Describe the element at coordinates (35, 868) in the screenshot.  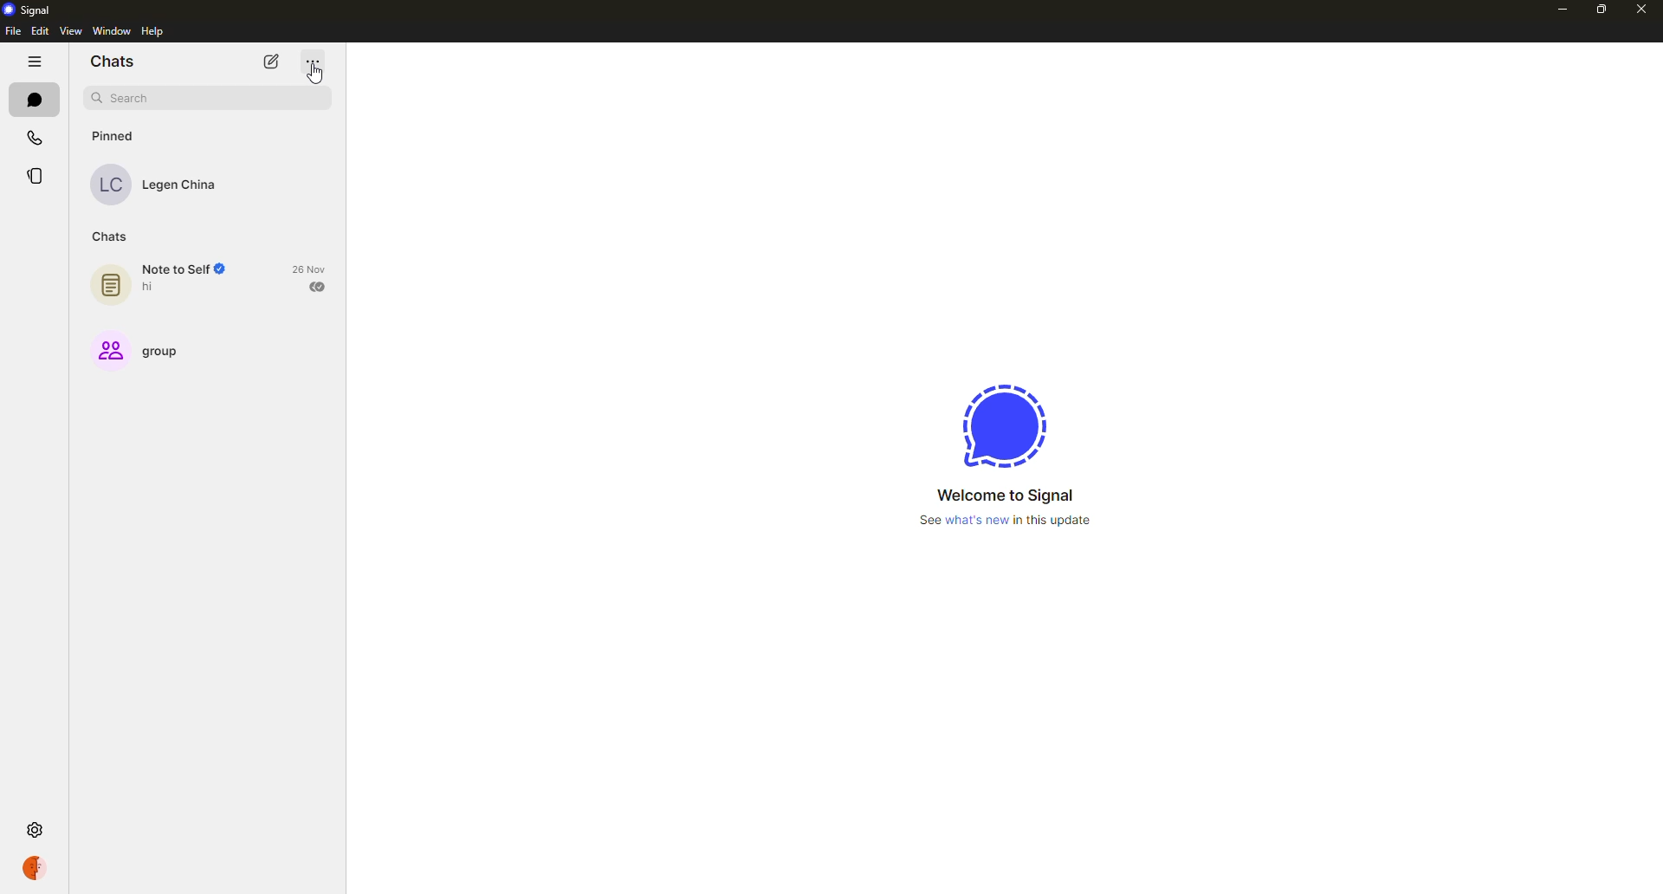
I see `profile` at that location.